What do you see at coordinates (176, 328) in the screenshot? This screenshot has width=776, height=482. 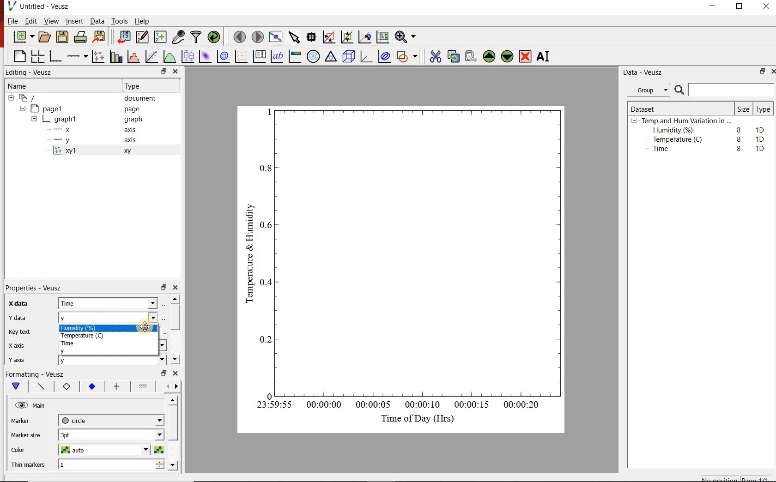 I see `scroll bar` at bounding box center [176, 328].